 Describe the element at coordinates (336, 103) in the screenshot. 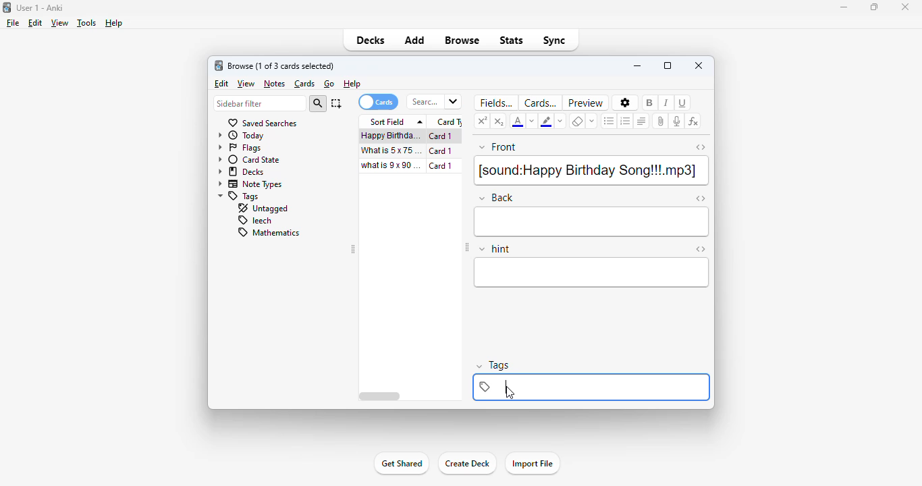

I see `select` at that location.